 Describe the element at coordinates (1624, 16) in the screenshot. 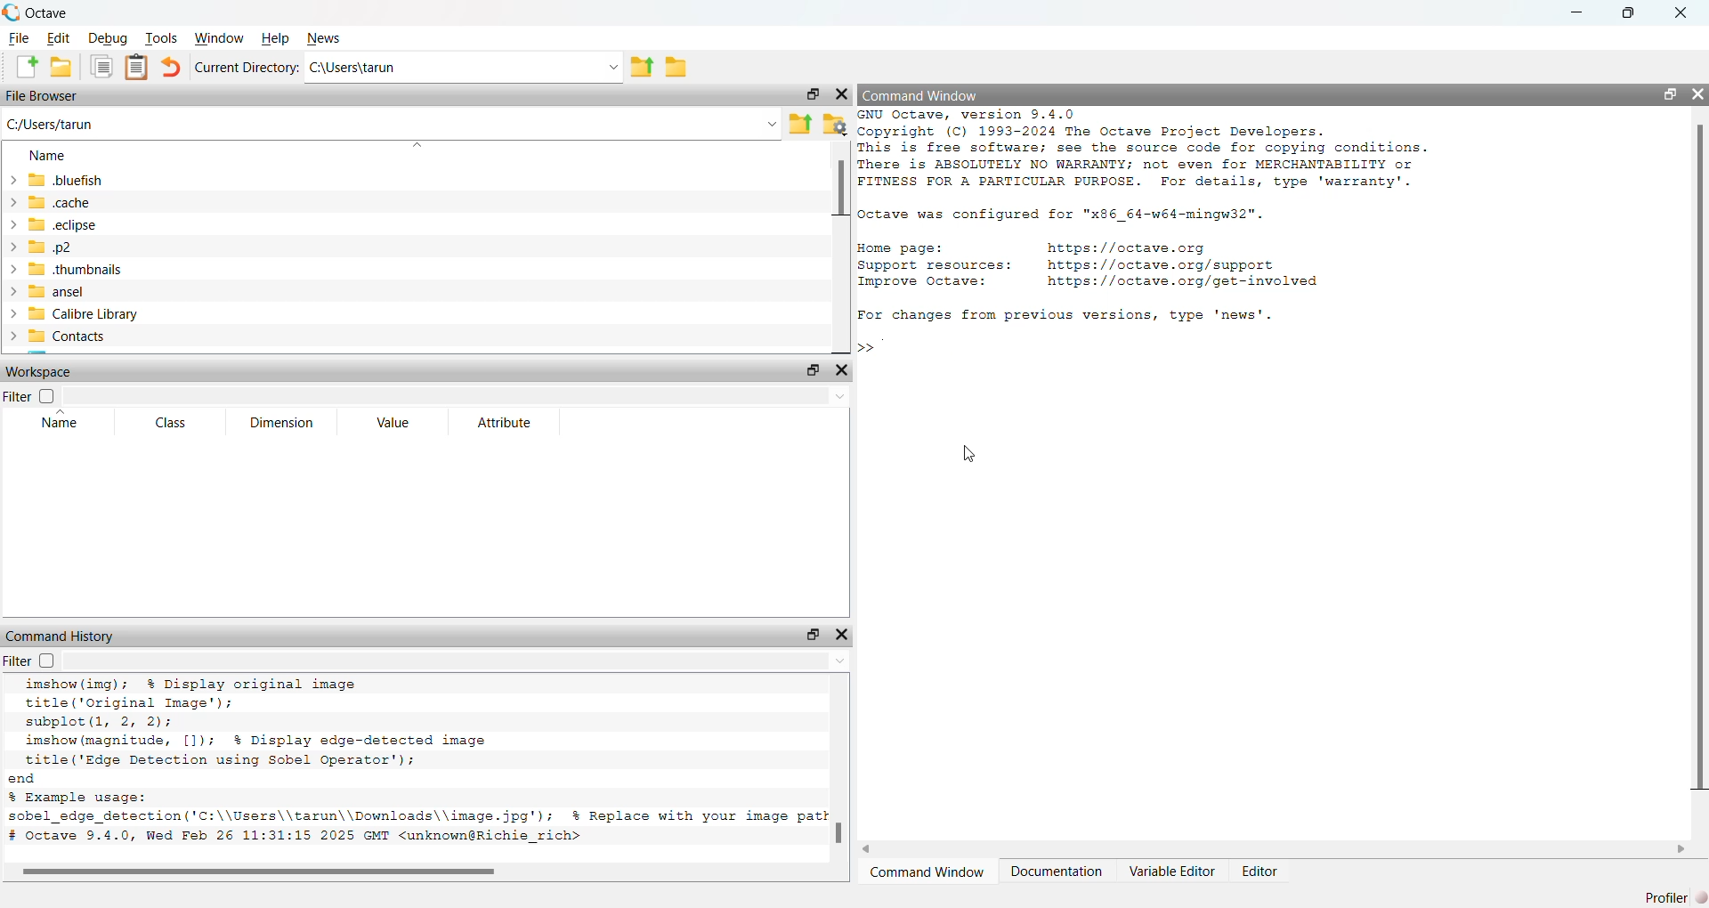

I see `restore down` at that location.